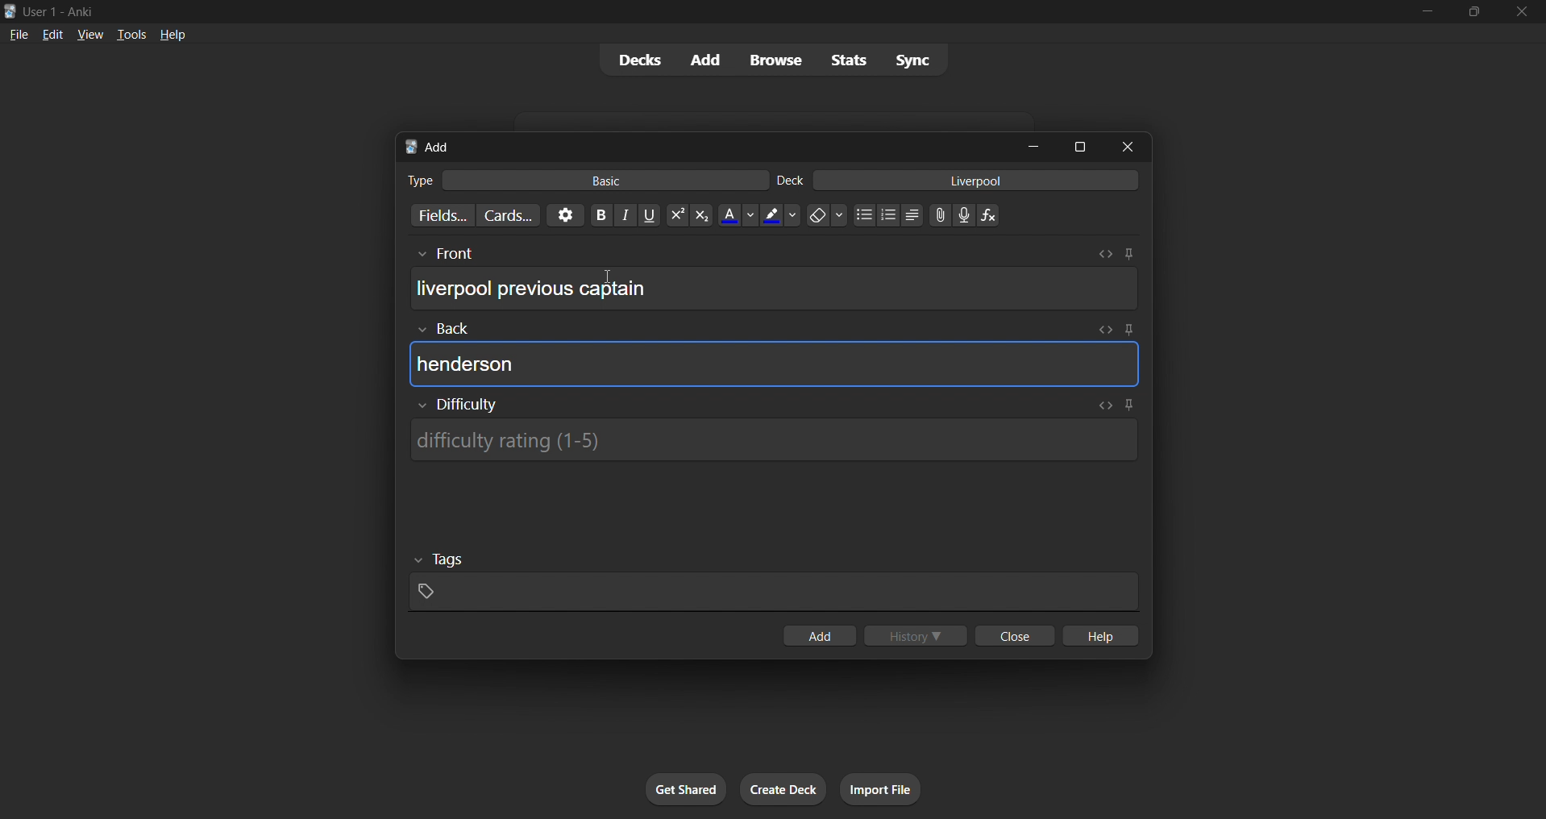 Image resolution: width=1546 pixels, height=819 pixels. What do you see at coordinates (175, 33) in the screenshot?
I see `help` at bounding box center [175, 33].